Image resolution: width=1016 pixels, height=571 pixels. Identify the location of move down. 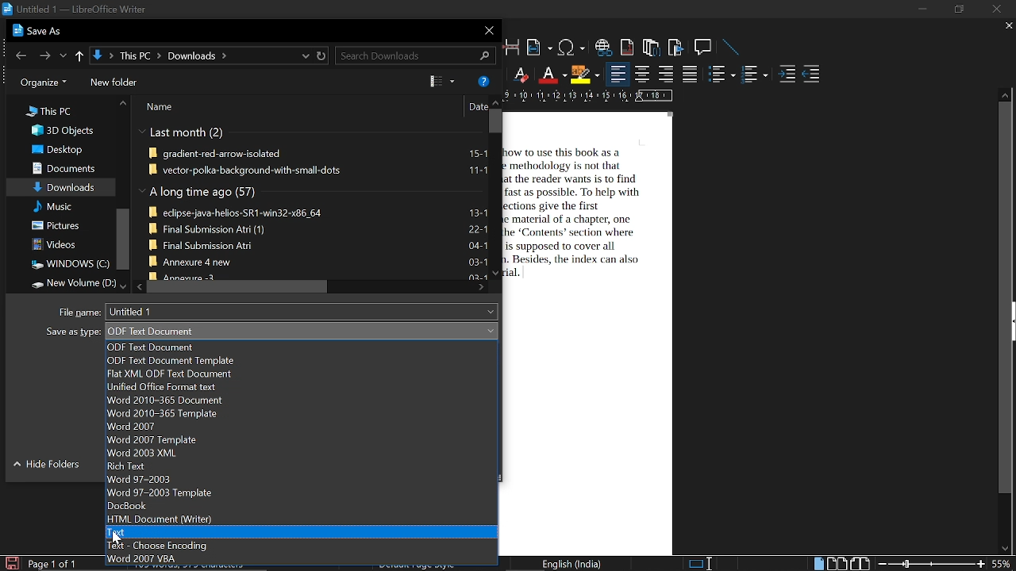
(119, 285).